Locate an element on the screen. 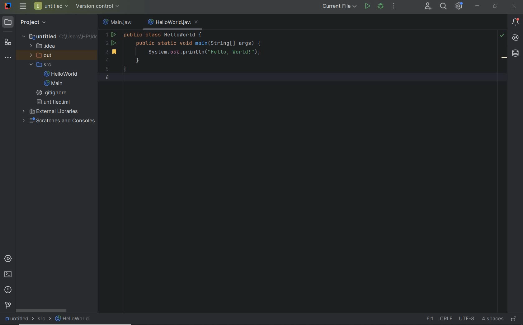 This screenshot has width=523, height=325. debug is located at coordinates (380, 6).